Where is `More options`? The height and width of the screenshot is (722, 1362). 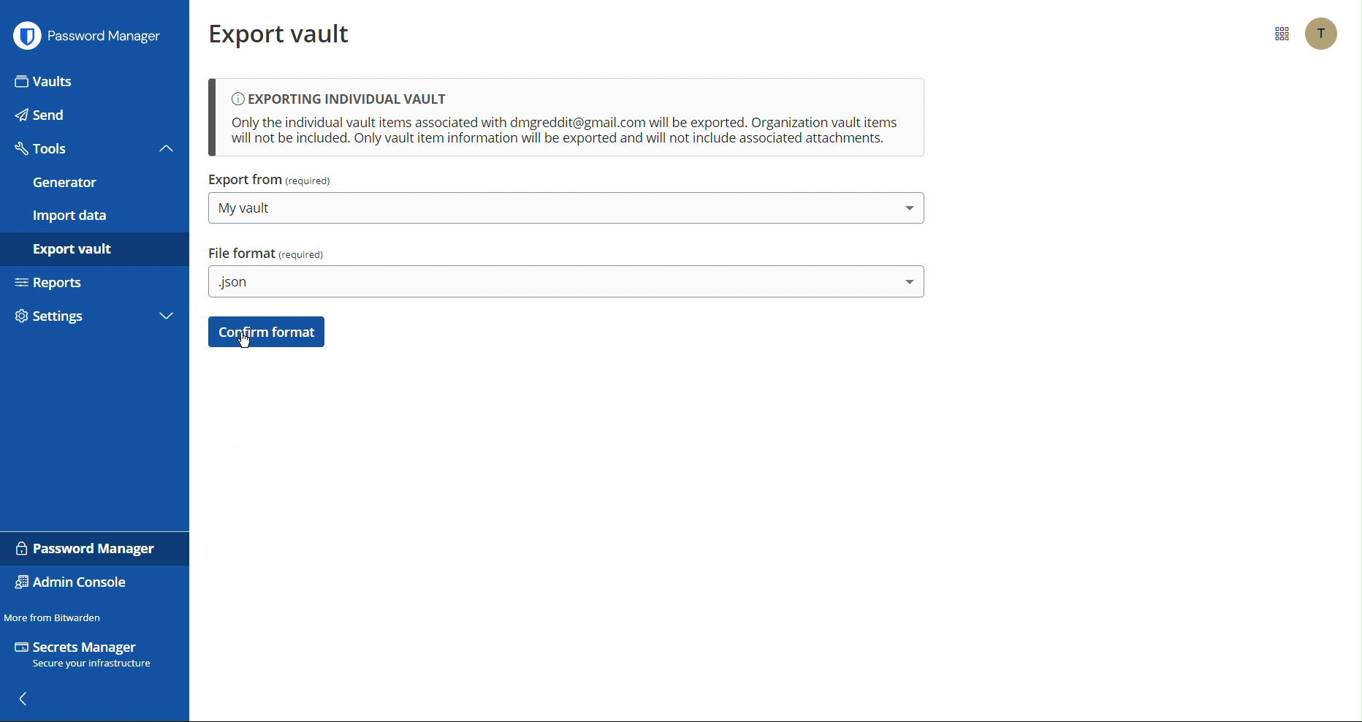
More options is located at coordinates (1279, 34).